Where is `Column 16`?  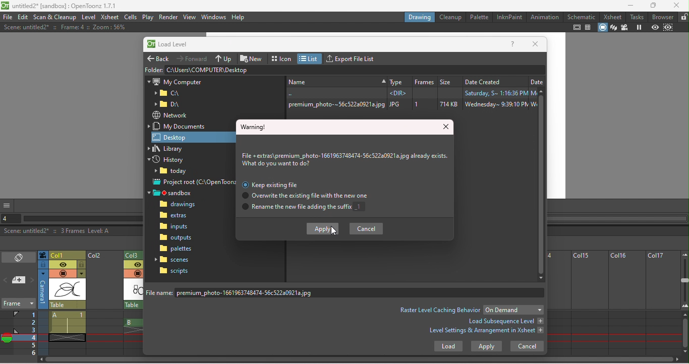 Column 16 is located at coordinates (626, 303).